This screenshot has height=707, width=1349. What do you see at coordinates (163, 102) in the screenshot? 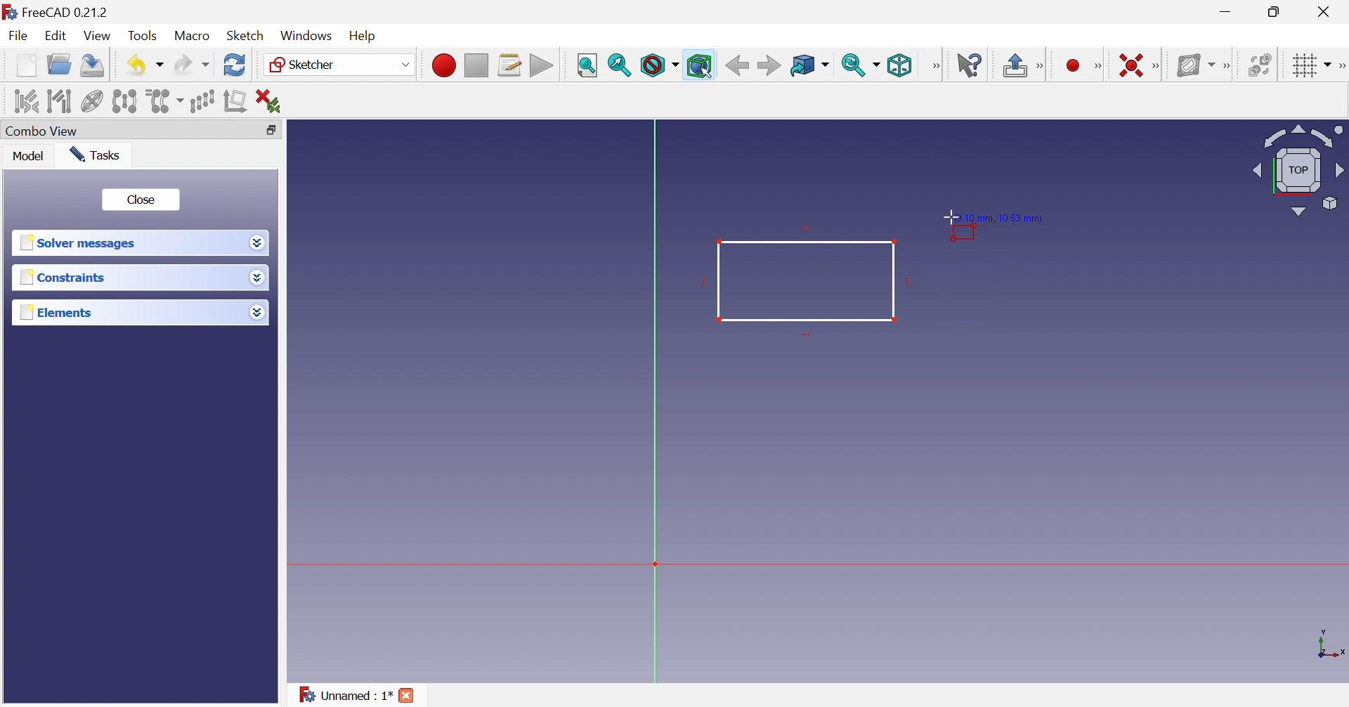
I see `Clone` at bounding box center [163, 102].